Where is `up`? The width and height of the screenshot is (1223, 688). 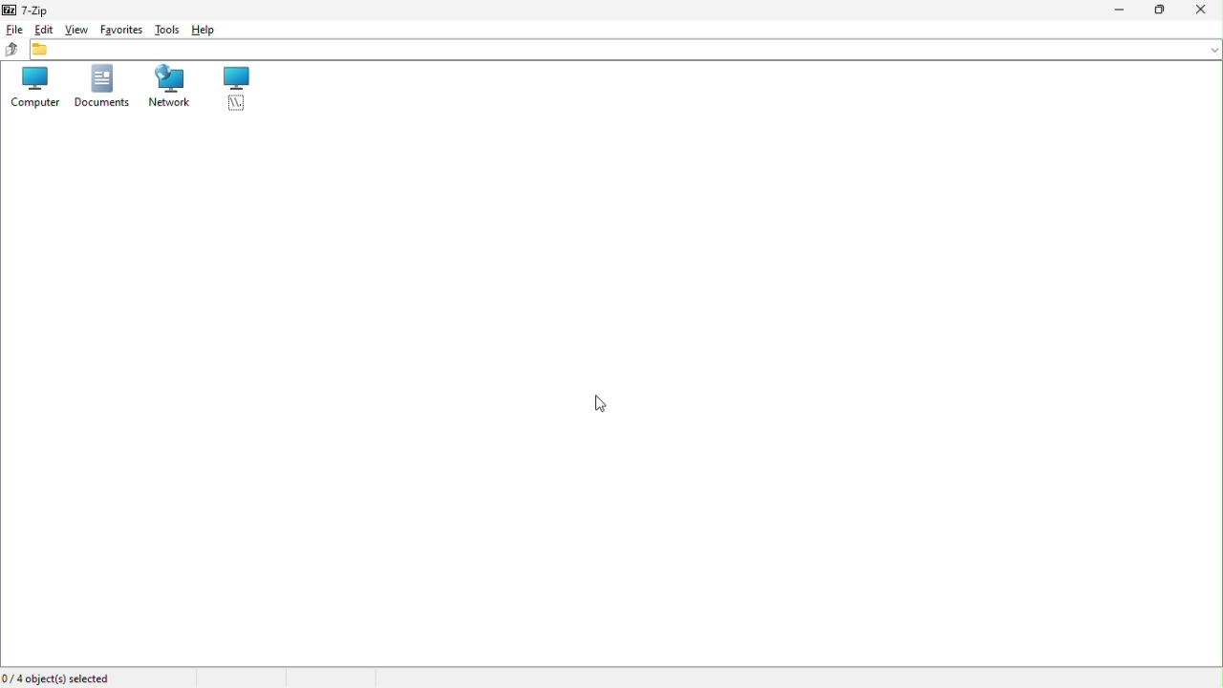 up is located at coordinates (10, 51).